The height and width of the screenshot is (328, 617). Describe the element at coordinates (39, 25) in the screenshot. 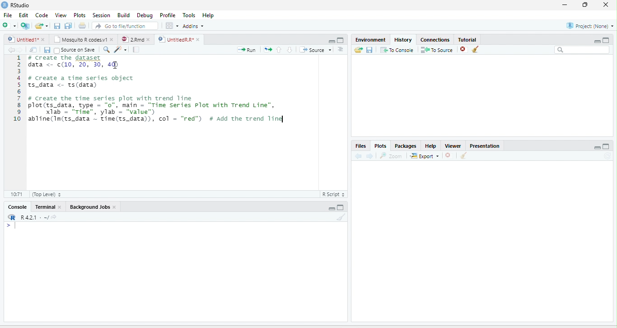

I see `Open an existing file` at that location.